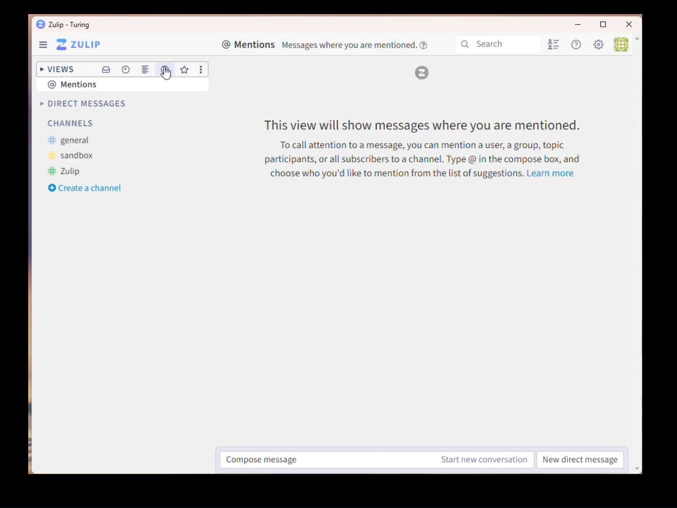 The height and width of the screenshot is (508, 677). Describe the element at coordinates (164, 69) in the screenshot. I see `Mentions` at that location.